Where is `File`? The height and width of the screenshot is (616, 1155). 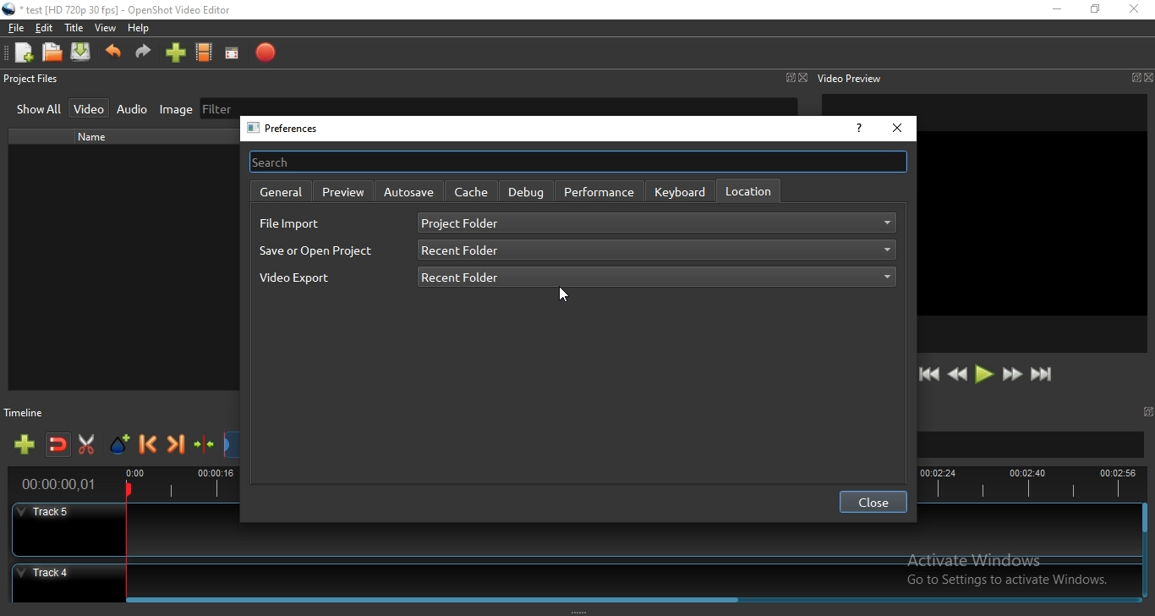 File is located at coordinates (14, 28).